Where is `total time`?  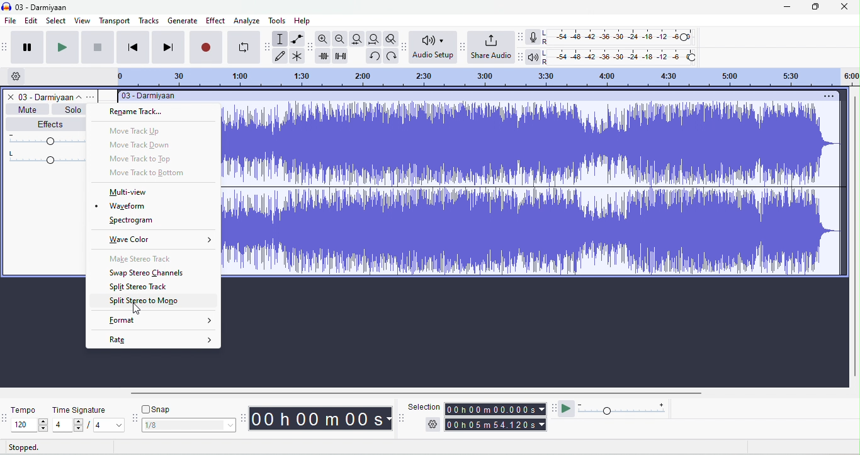
total time is located at coordinates (495, 425).